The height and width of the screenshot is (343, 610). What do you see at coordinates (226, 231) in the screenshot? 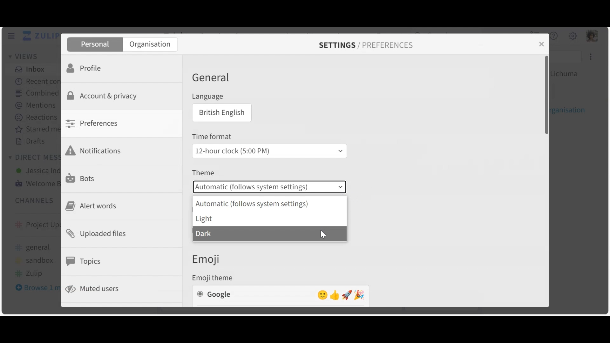
I see `(un)select Compact mode` at bounding box center [226, 231].